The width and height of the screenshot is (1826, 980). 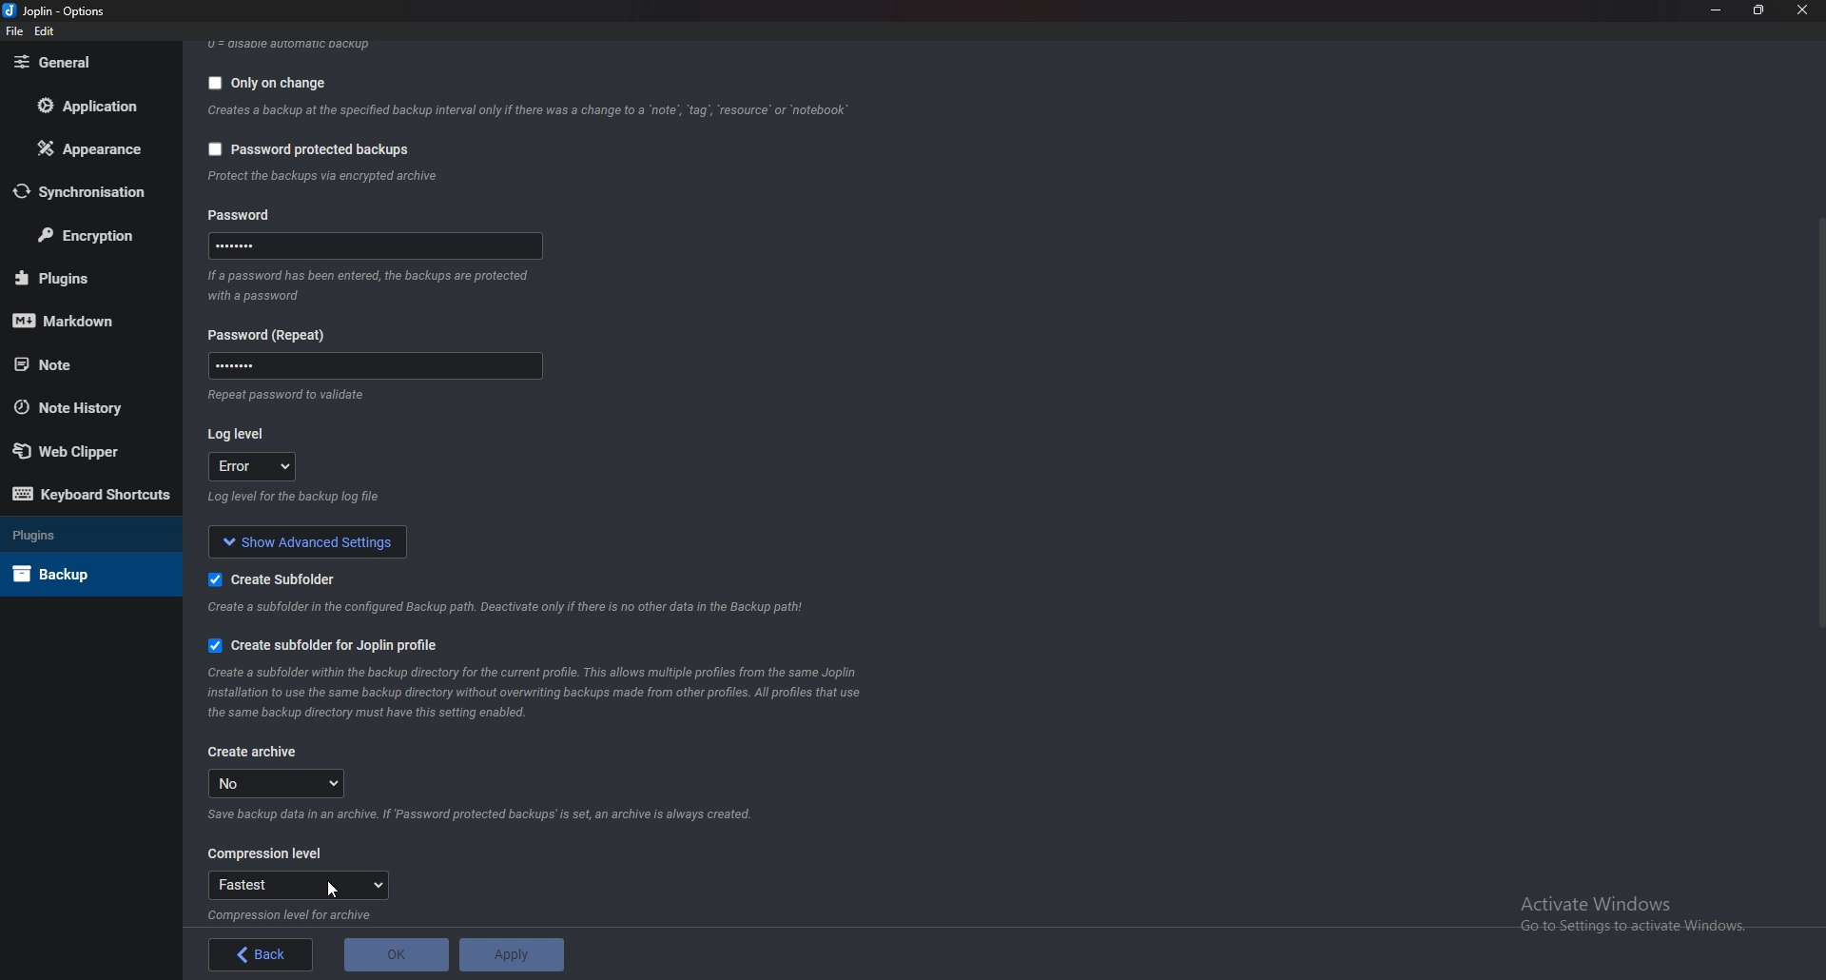 I want to click on Password, so click(x=374, y=248).